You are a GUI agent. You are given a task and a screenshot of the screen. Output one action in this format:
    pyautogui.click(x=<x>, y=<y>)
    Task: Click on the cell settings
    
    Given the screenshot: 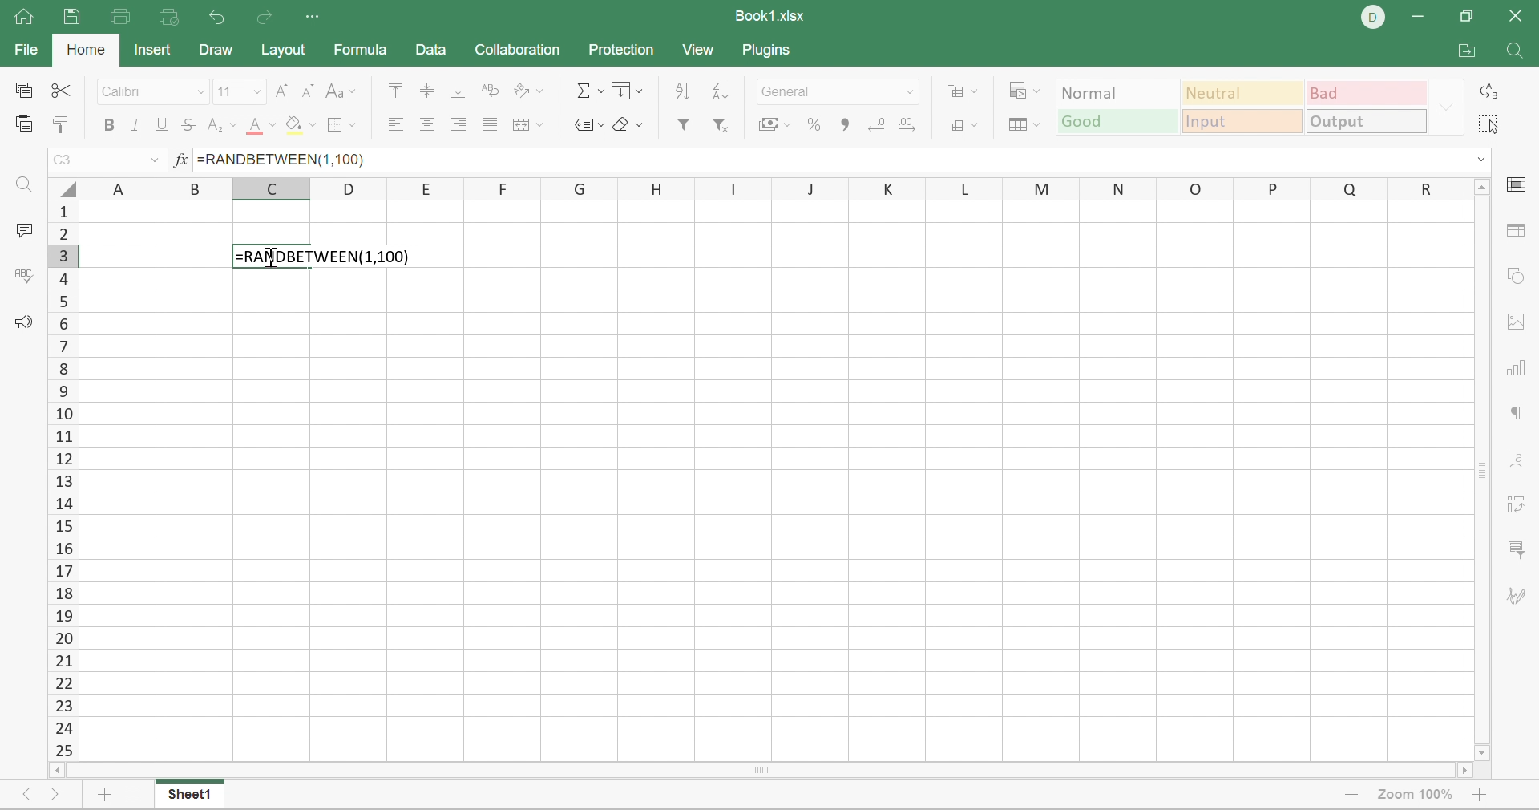 What is the action you would take?
    pyautogui.click(x=1517, y=186)
    